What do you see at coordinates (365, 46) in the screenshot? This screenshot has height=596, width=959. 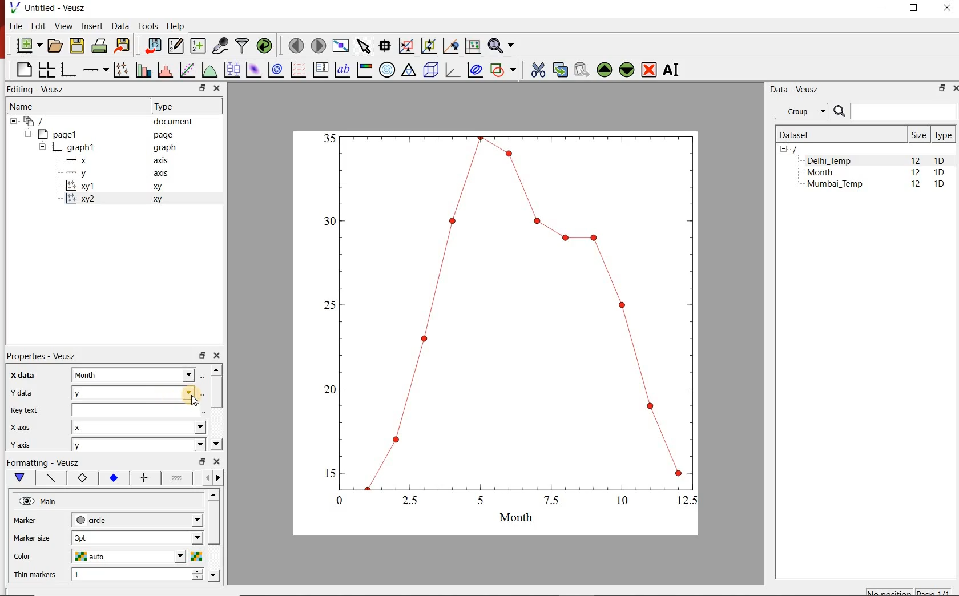 I see `select items from the graph or scroll` at bounding box center [365, 46].